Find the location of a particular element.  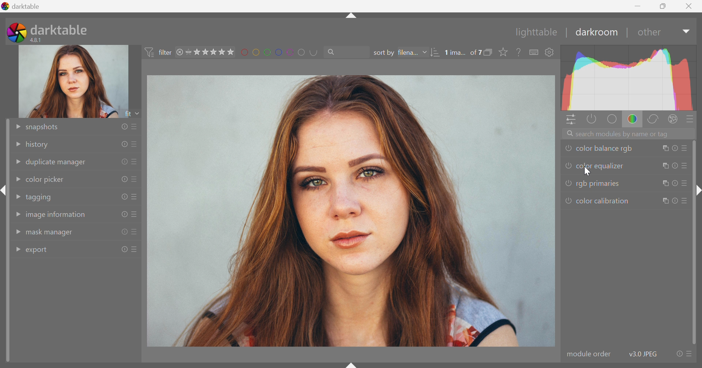

image is located at coordinates (351, 211).